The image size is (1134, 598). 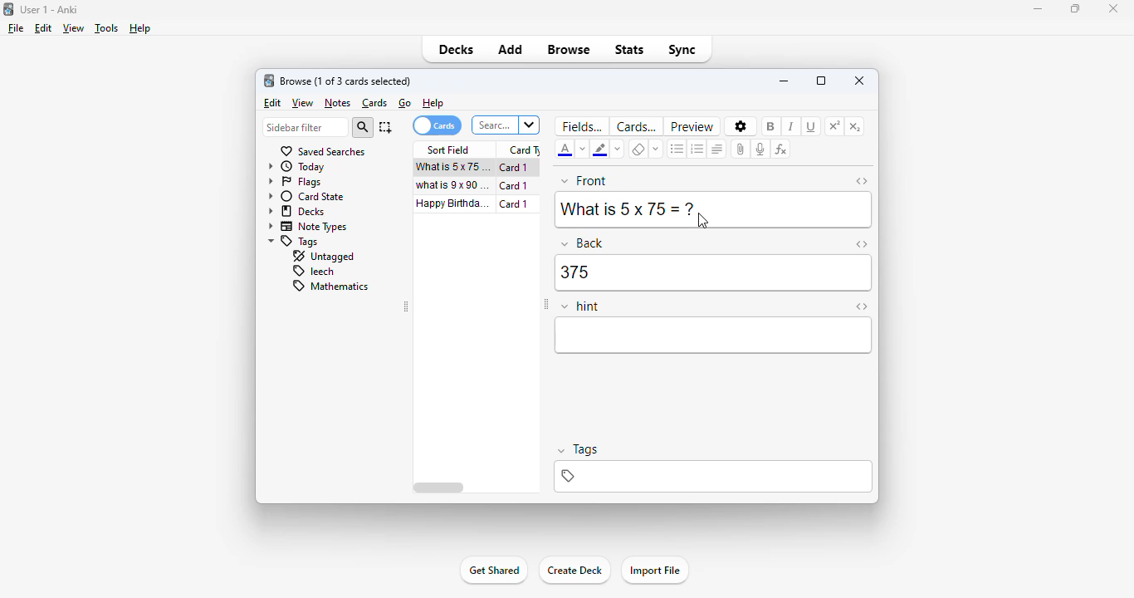 What do you see at coordinates (574, 571) in the screenshot?
I see `create deck` at bounding box center [574, 571].